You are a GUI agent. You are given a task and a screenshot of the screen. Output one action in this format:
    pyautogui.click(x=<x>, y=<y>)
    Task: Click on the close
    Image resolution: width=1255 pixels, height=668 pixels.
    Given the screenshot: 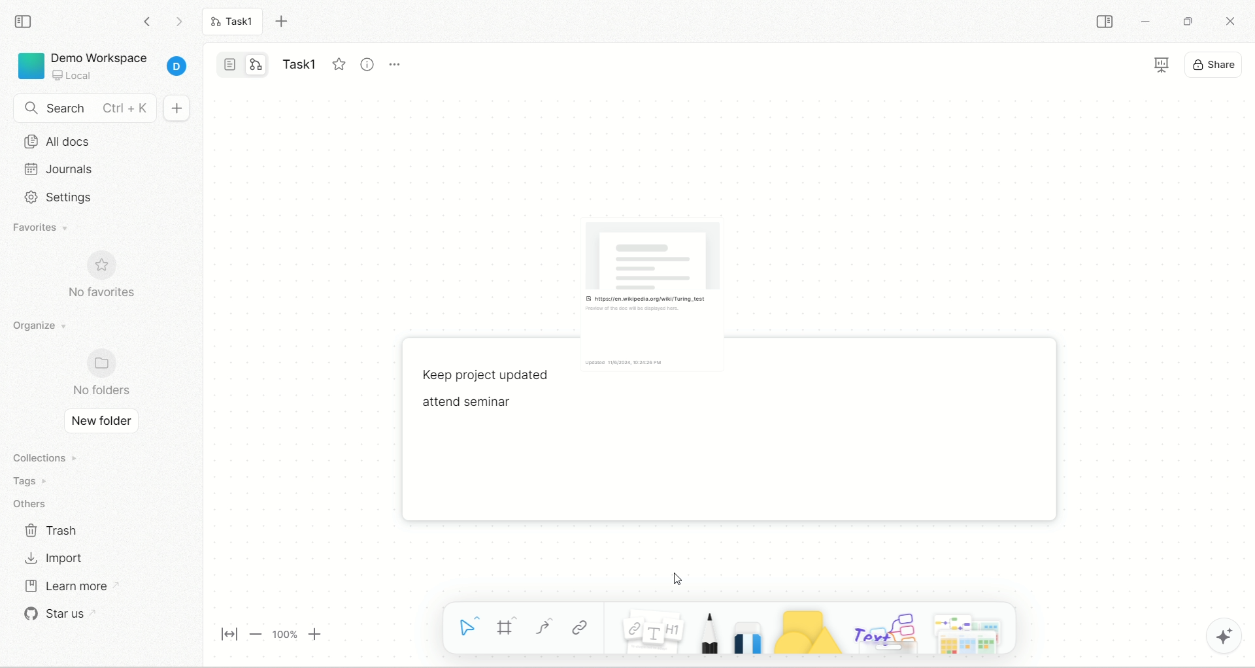 What is the action you would take?
    pyautogui.click(x=1228, y=20)
    